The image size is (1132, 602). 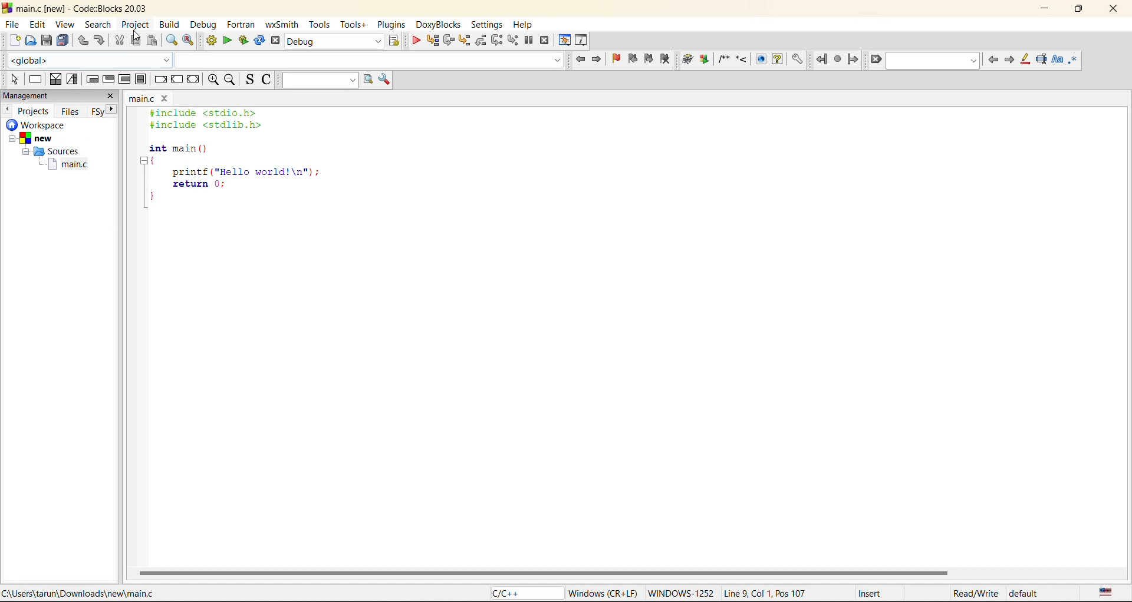 I want to click on exit condition loop, so click(x=108, y=79).